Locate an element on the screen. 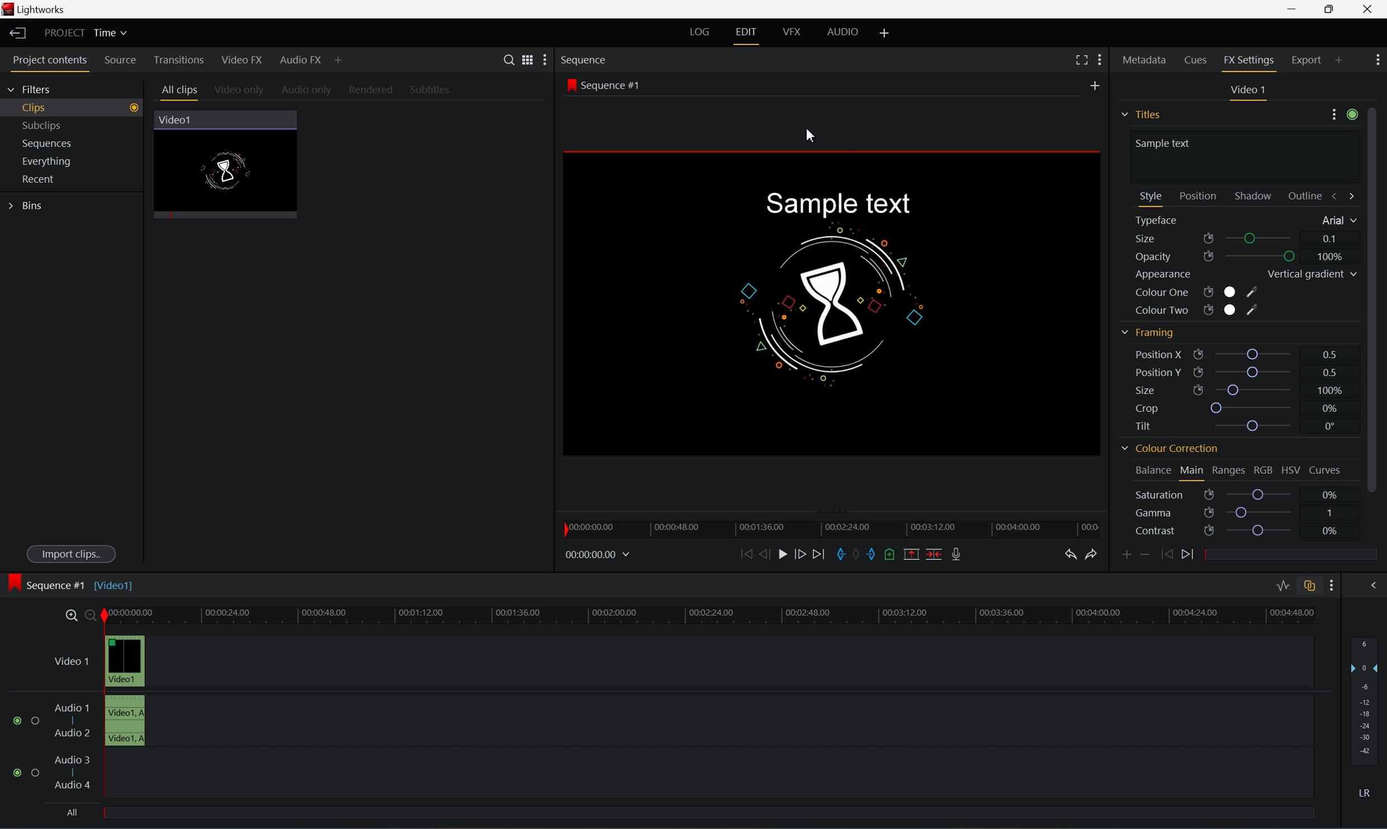 The image size is (1387, 829). scroll bar is located at coordinates (1378, 298).